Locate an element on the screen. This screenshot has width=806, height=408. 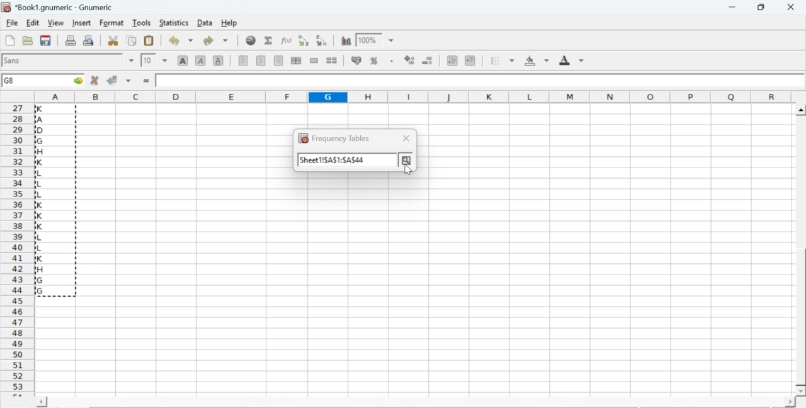
font is located at coordinates (14, 60).